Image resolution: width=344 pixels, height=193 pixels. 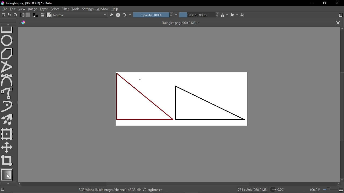 What do you see at coordinates (7, 67) in the screenshot?
I see `Polyline tool` at bounding box center [7, 67].